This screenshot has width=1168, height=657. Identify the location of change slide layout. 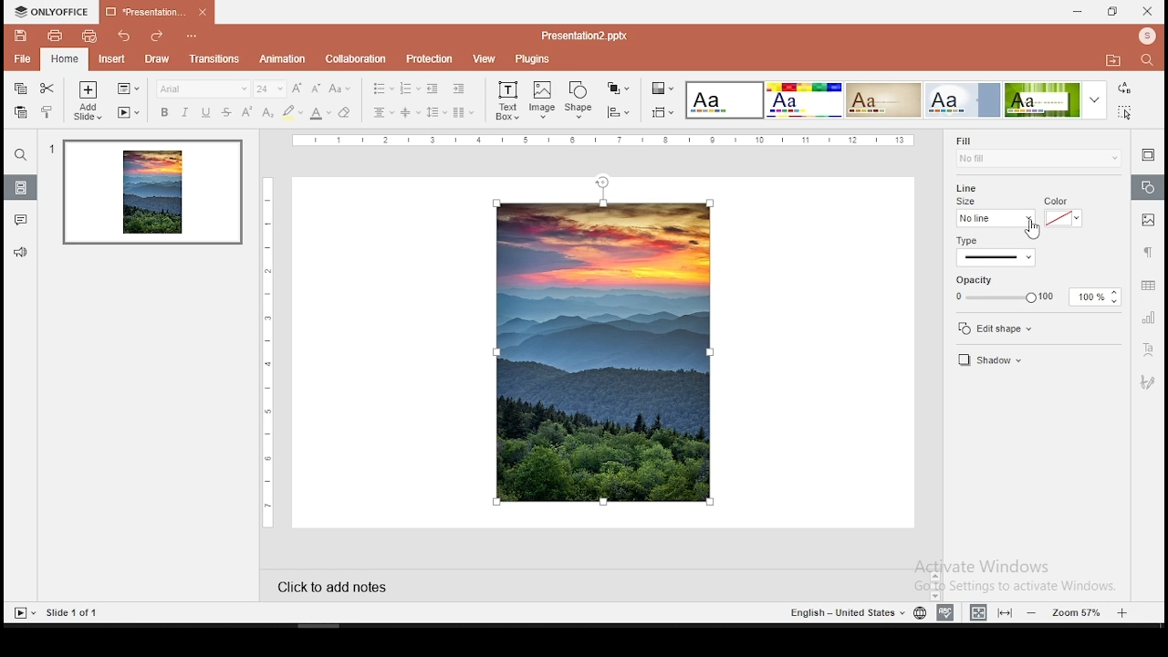
(127, 89).